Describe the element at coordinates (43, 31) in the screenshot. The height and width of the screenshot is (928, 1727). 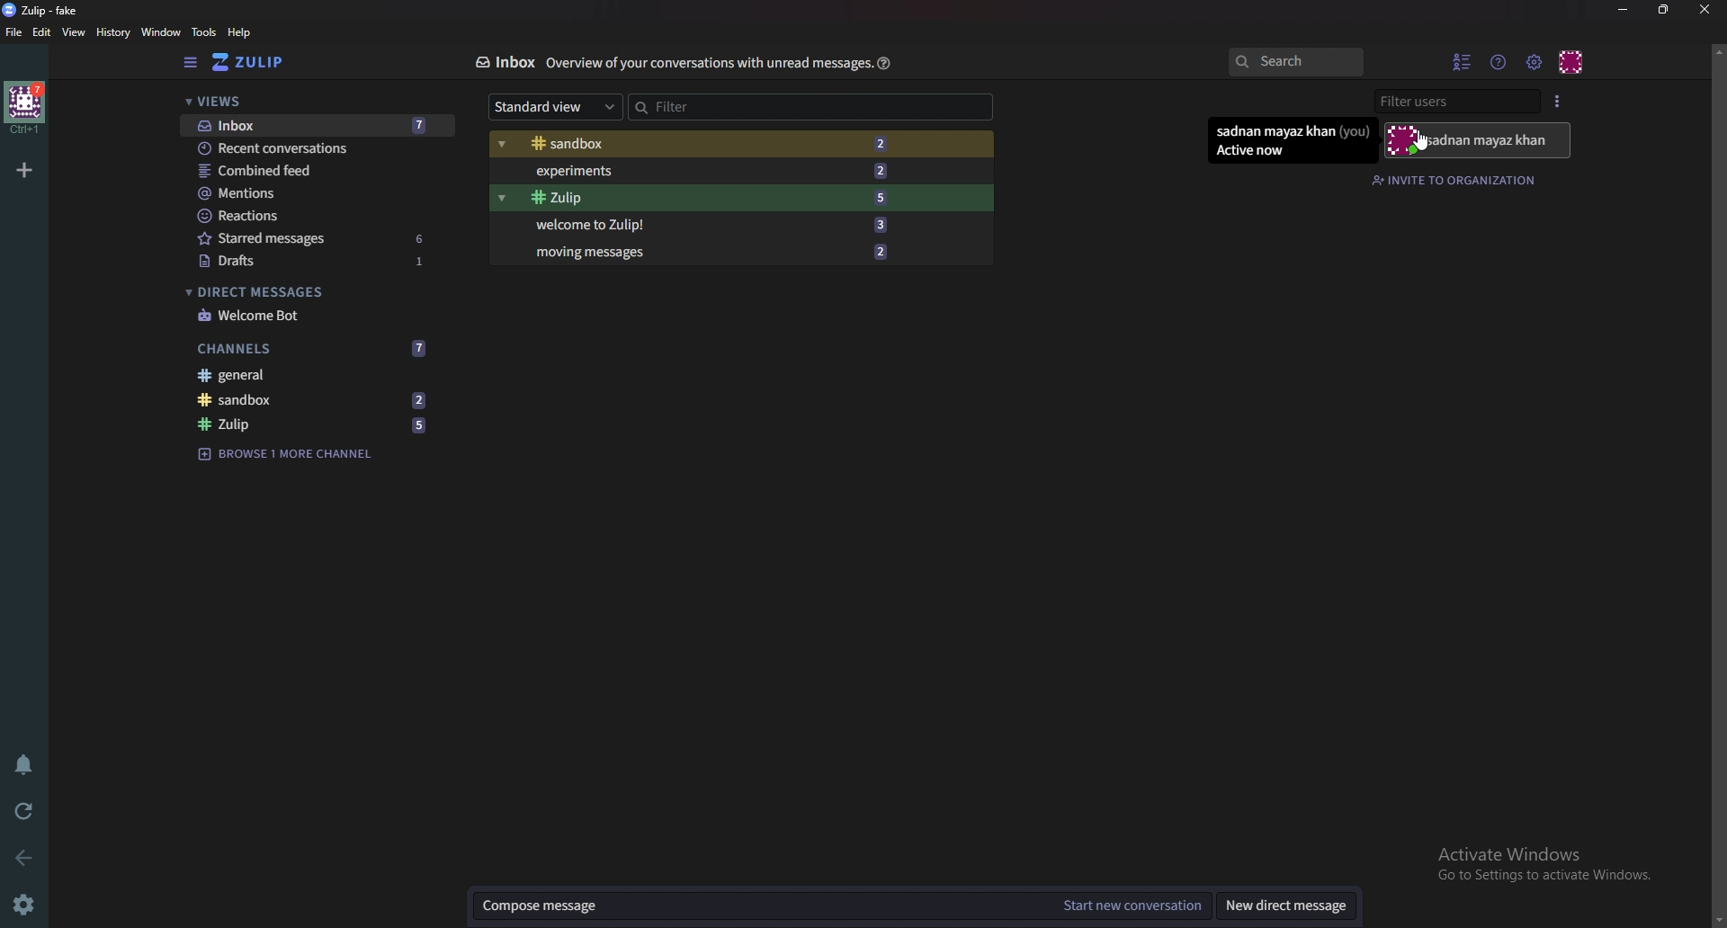
I see `Edit` at that location.